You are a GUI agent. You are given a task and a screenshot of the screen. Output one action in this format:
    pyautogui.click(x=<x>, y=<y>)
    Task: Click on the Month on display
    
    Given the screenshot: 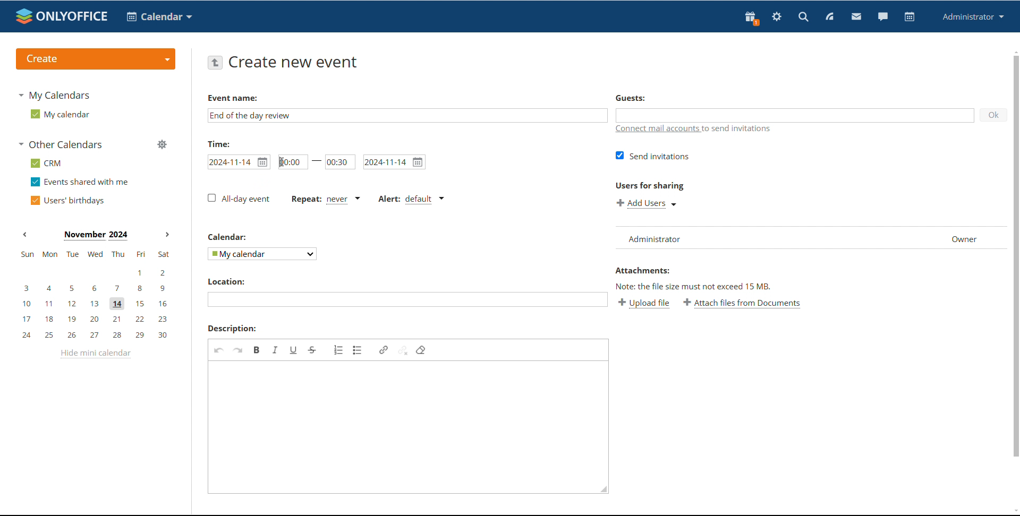 What is the action you would take?
    pyautogui.click(x=96, y=236)
    